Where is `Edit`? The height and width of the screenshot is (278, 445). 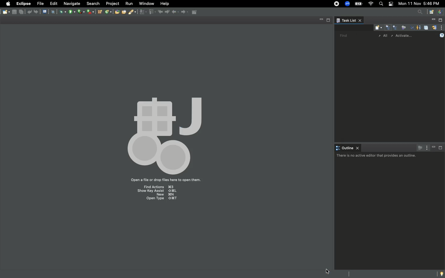
Edit is located at coordinates (53, 3).